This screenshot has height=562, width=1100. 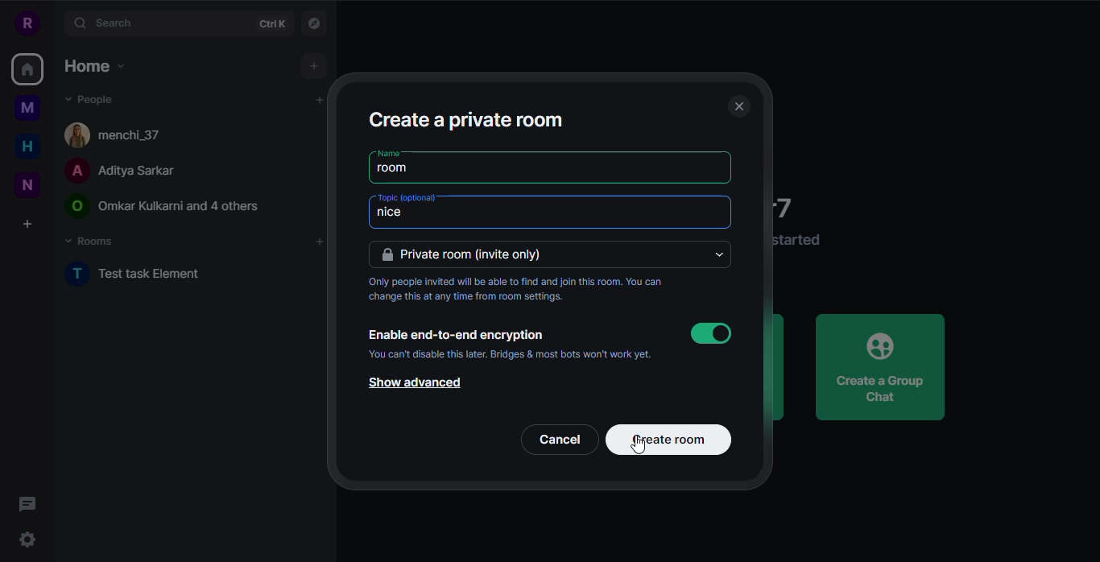 I want to click on private room, so click(x=470, y=255).